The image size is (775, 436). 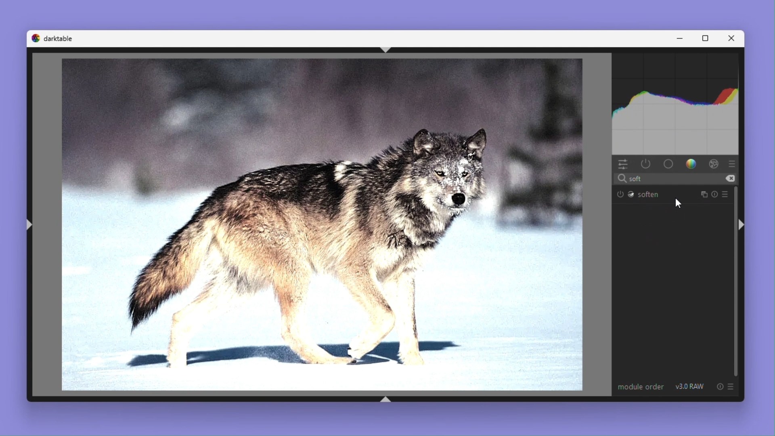 I want to click on Quick Access, so click(x=623, y=164).